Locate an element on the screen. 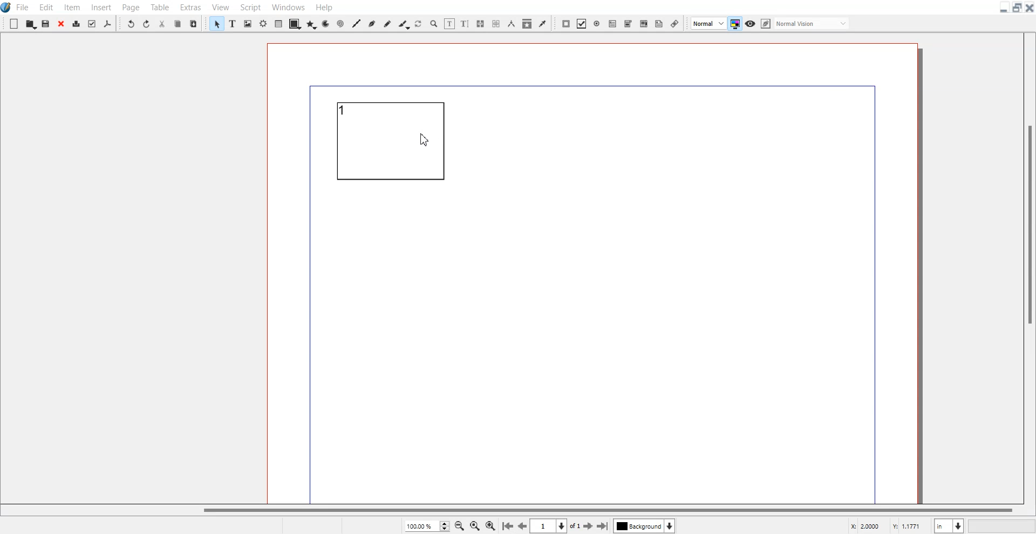 The height and width of the screenshot is (534, 1036). Save as PDF is located at coordinates (107, 23).